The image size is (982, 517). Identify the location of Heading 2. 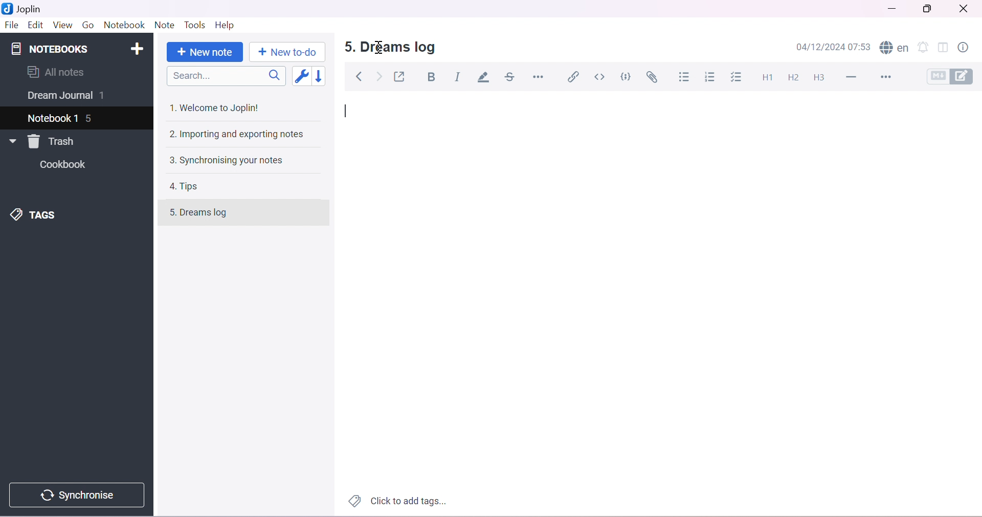
(794, 78).